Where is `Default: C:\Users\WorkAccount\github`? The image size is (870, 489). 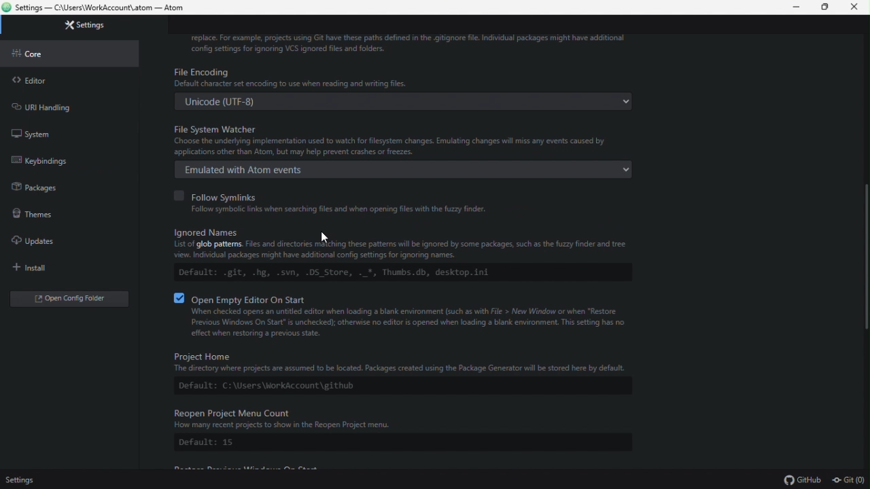 Default: C:\Users\WorkAccount\github is located at coordinates (280, 387).